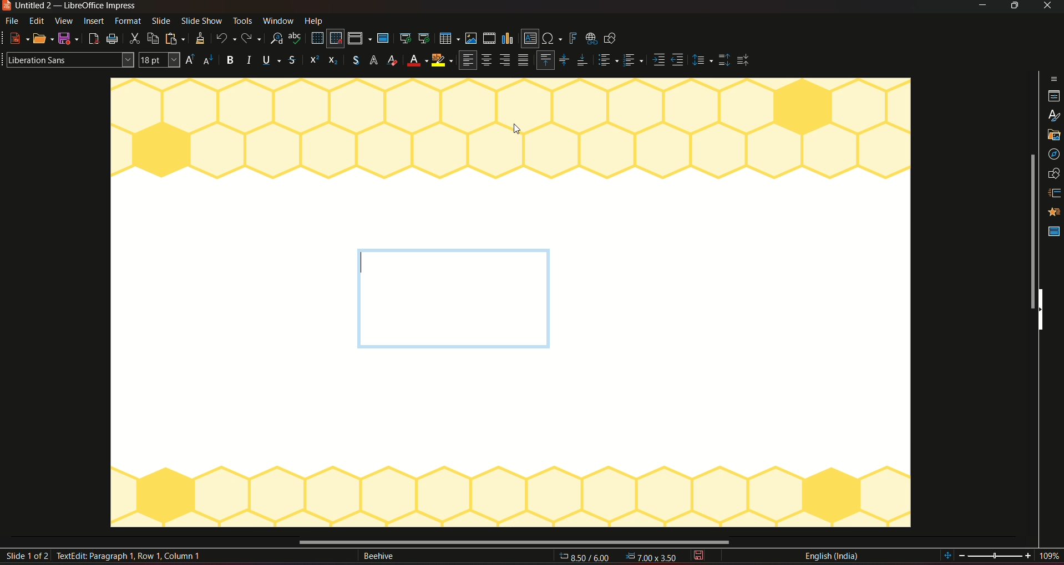 The height and width of the screenshot is (565, 1064). Describe the element at coordinates (572, 38) in the screenshot. I see `insert fontwork text` at that location.